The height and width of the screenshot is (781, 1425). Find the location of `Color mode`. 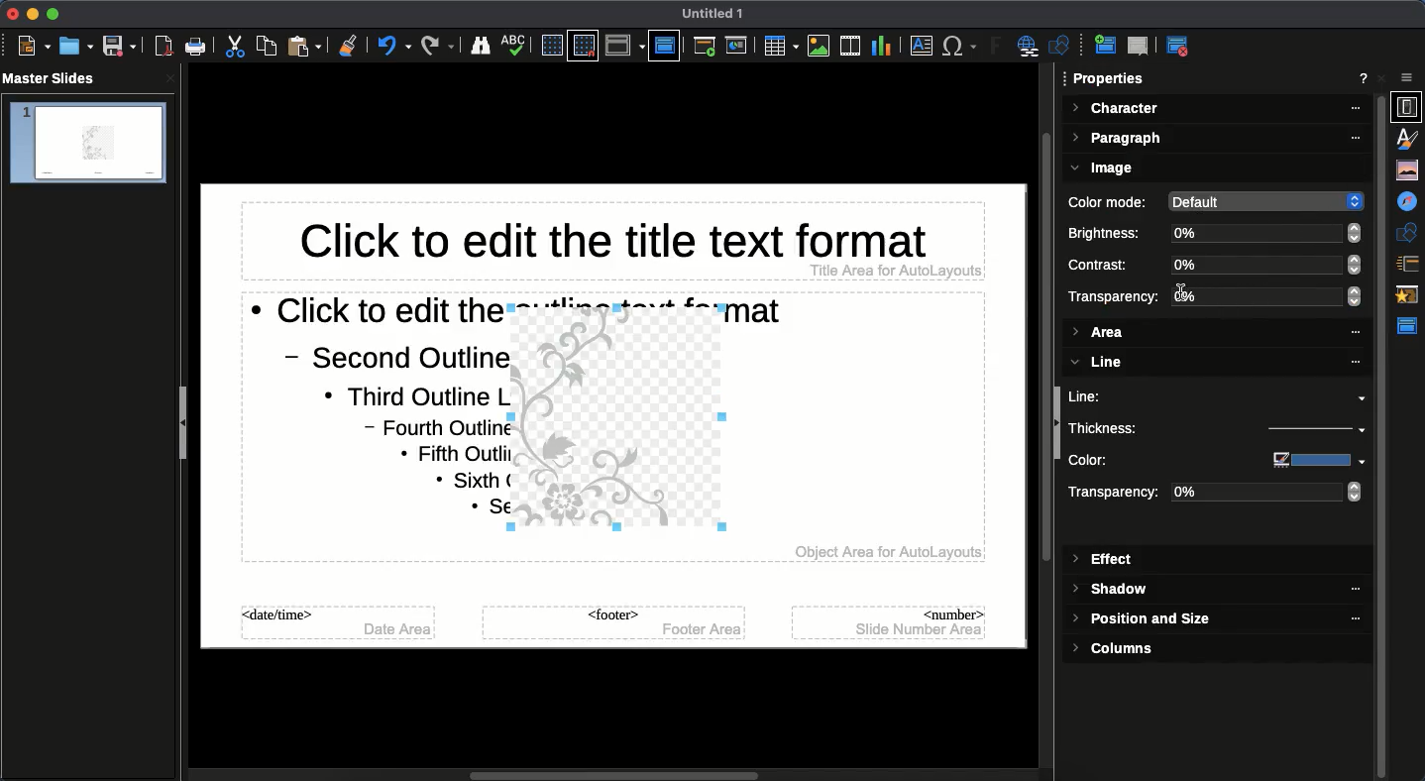

Color mode is located at coordinates (1111, 202).